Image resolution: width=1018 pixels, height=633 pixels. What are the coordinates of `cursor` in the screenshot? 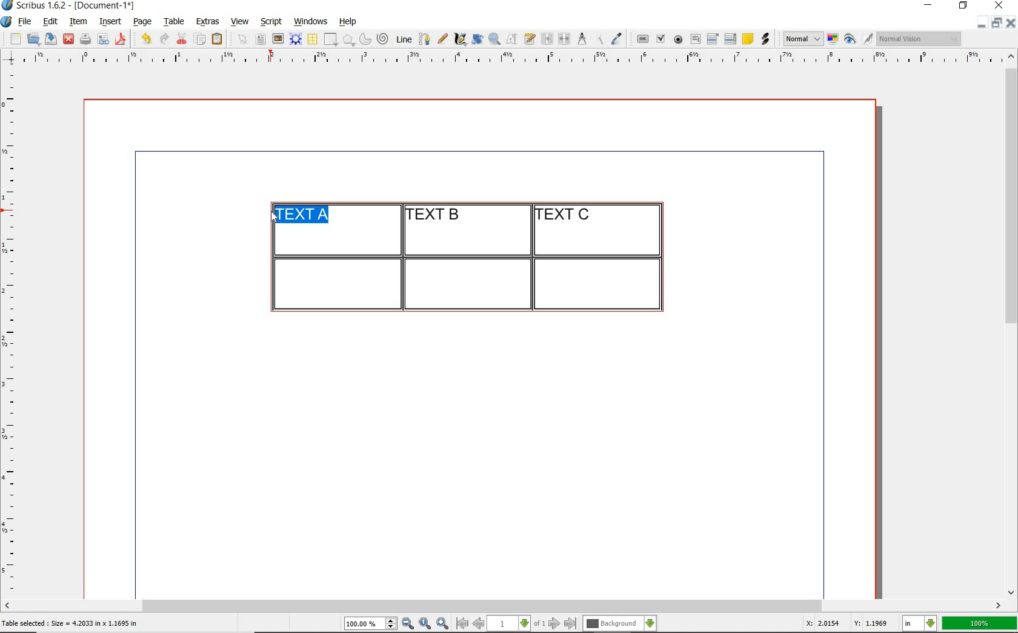 It's located at (273, 216).